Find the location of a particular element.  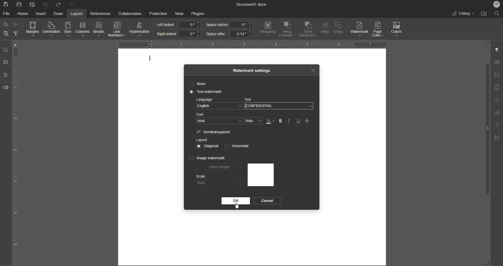

More is located at coordinates (72, 5).